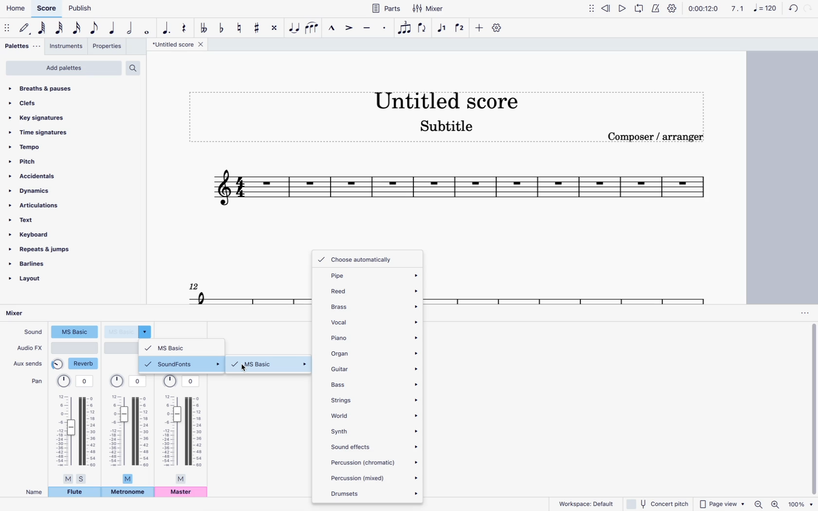 Image resolution: width=818 pixels, height=511 pixels. I want to click on default, so click(26, 29).